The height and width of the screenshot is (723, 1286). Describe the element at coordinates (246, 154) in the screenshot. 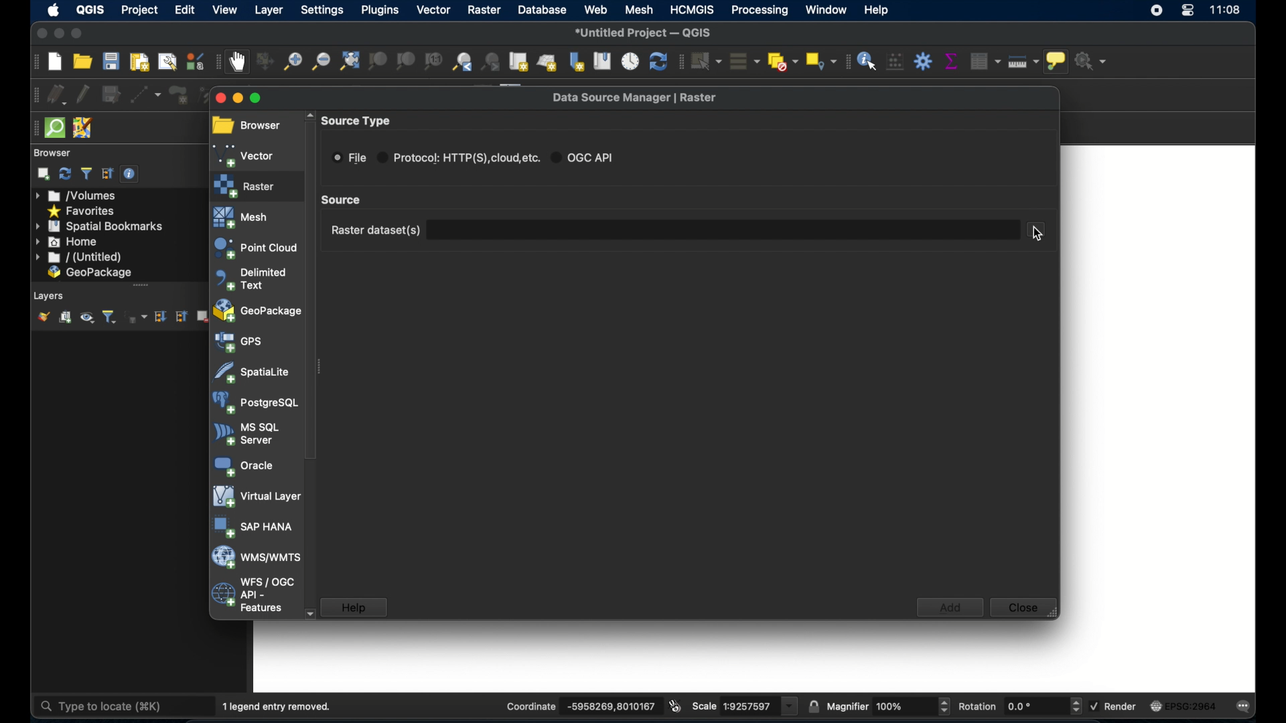

I see `vector` at that location.